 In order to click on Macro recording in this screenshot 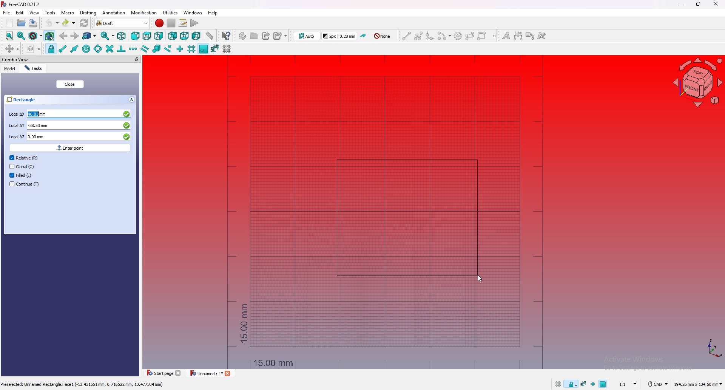, I will do `click(159, 23)`.